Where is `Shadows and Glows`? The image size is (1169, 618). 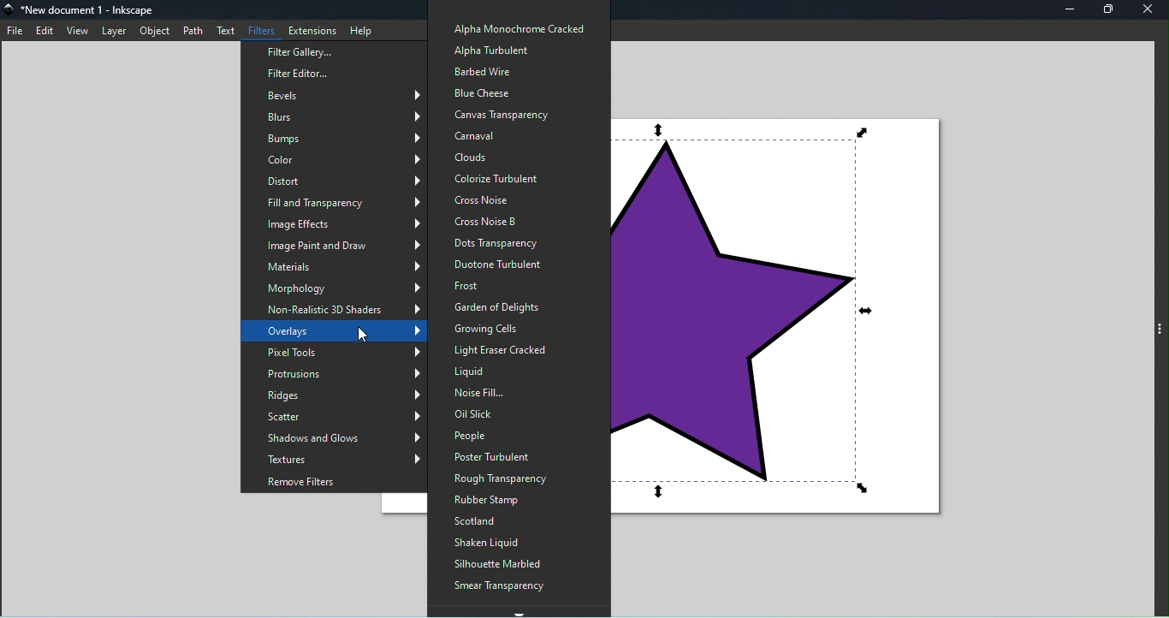
Shadows and Glows is located at coordinates (340, 437).